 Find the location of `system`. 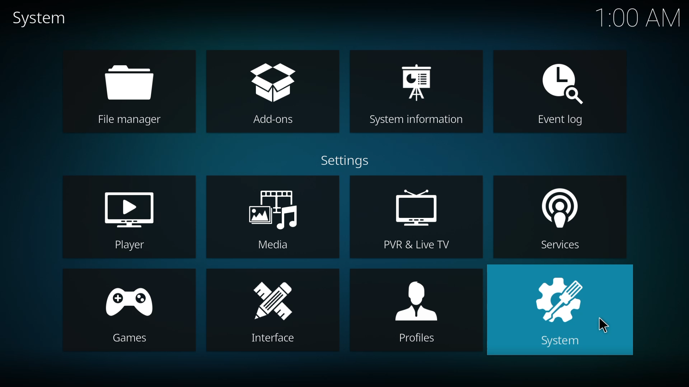

system is located at coordinates (559, 310).